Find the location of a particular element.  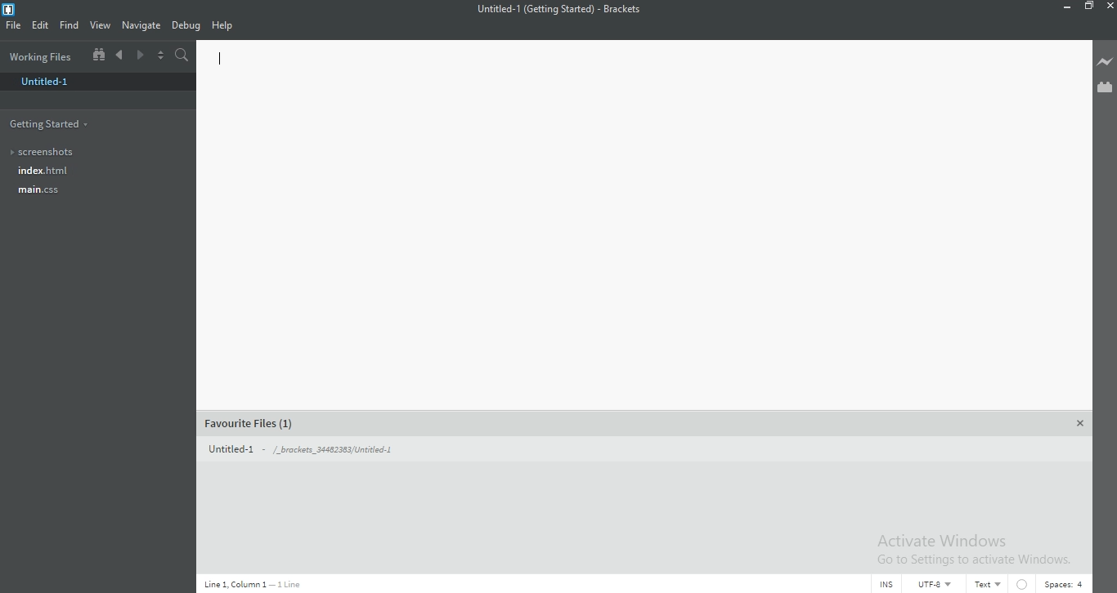

main.css is located at coordinates (37, 192).